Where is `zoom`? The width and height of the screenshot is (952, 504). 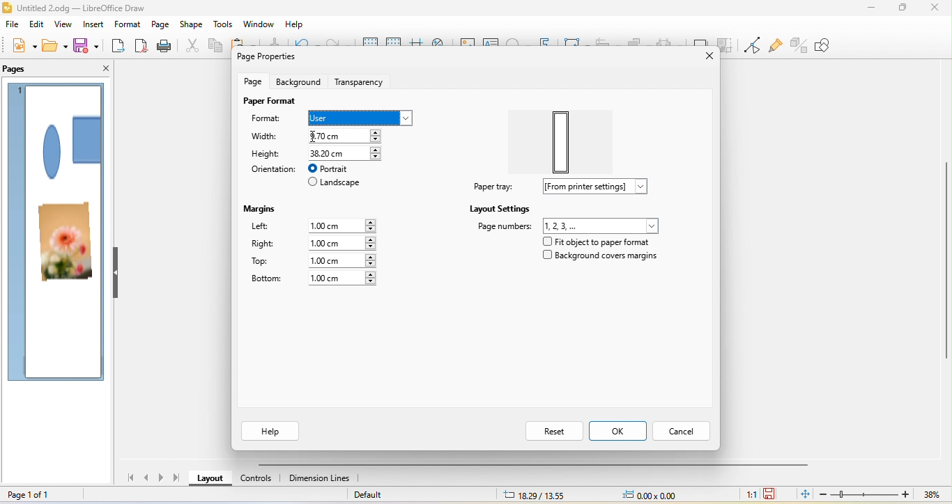 zoom is located at coordinates (882, 495).